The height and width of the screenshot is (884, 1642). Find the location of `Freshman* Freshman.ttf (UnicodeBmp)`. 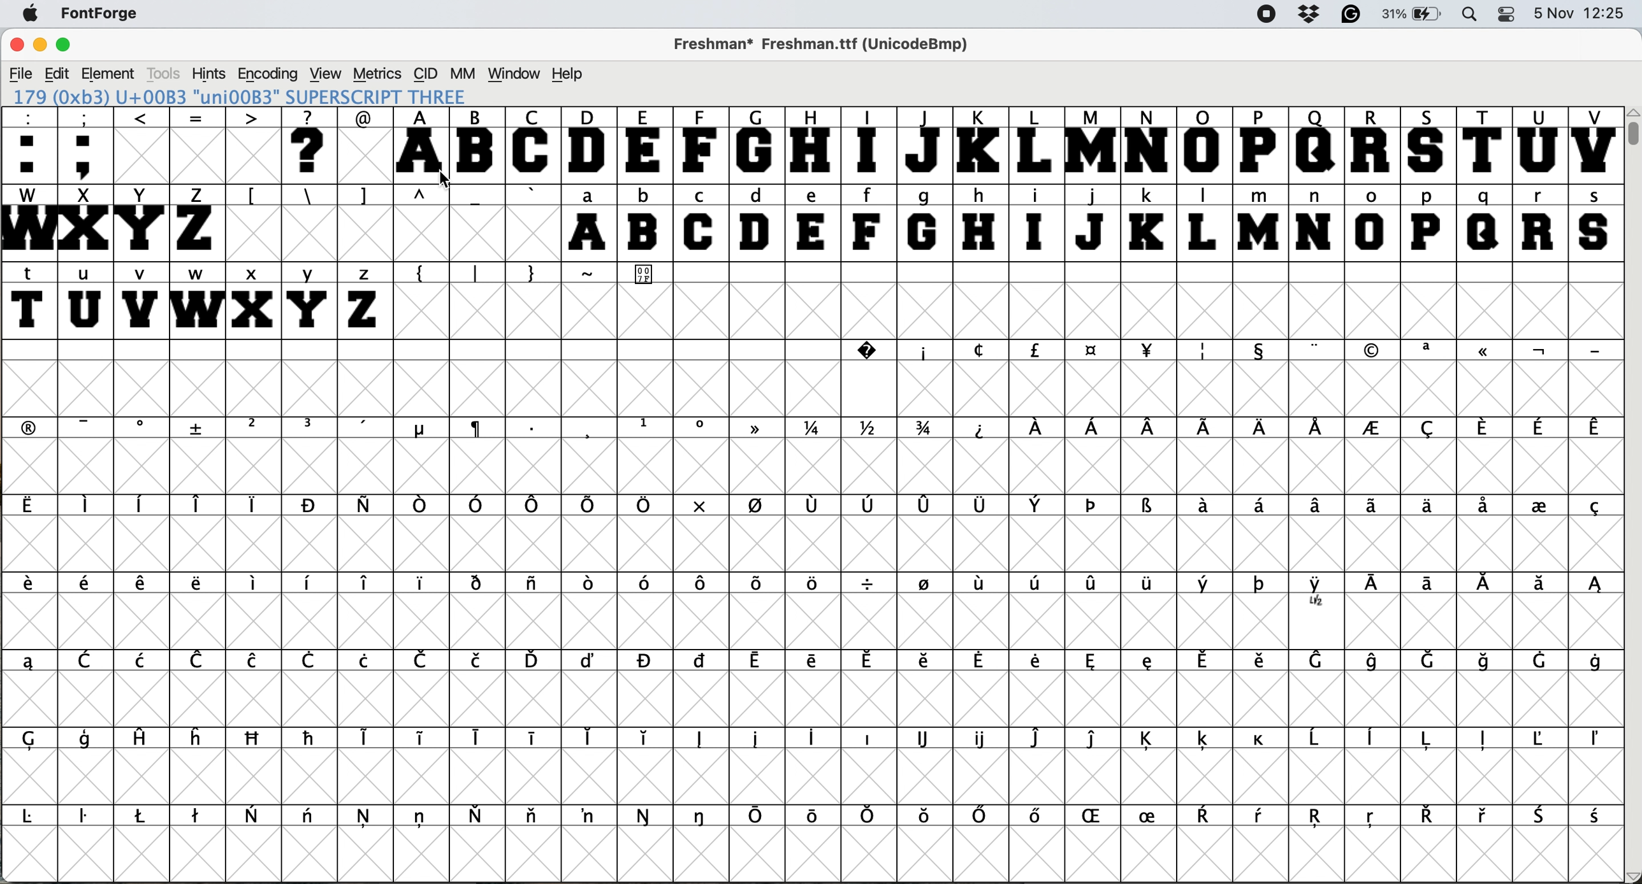

Freshman* Freshman.ttf (UnicodeBmp) is located at coordinates (827, 43).